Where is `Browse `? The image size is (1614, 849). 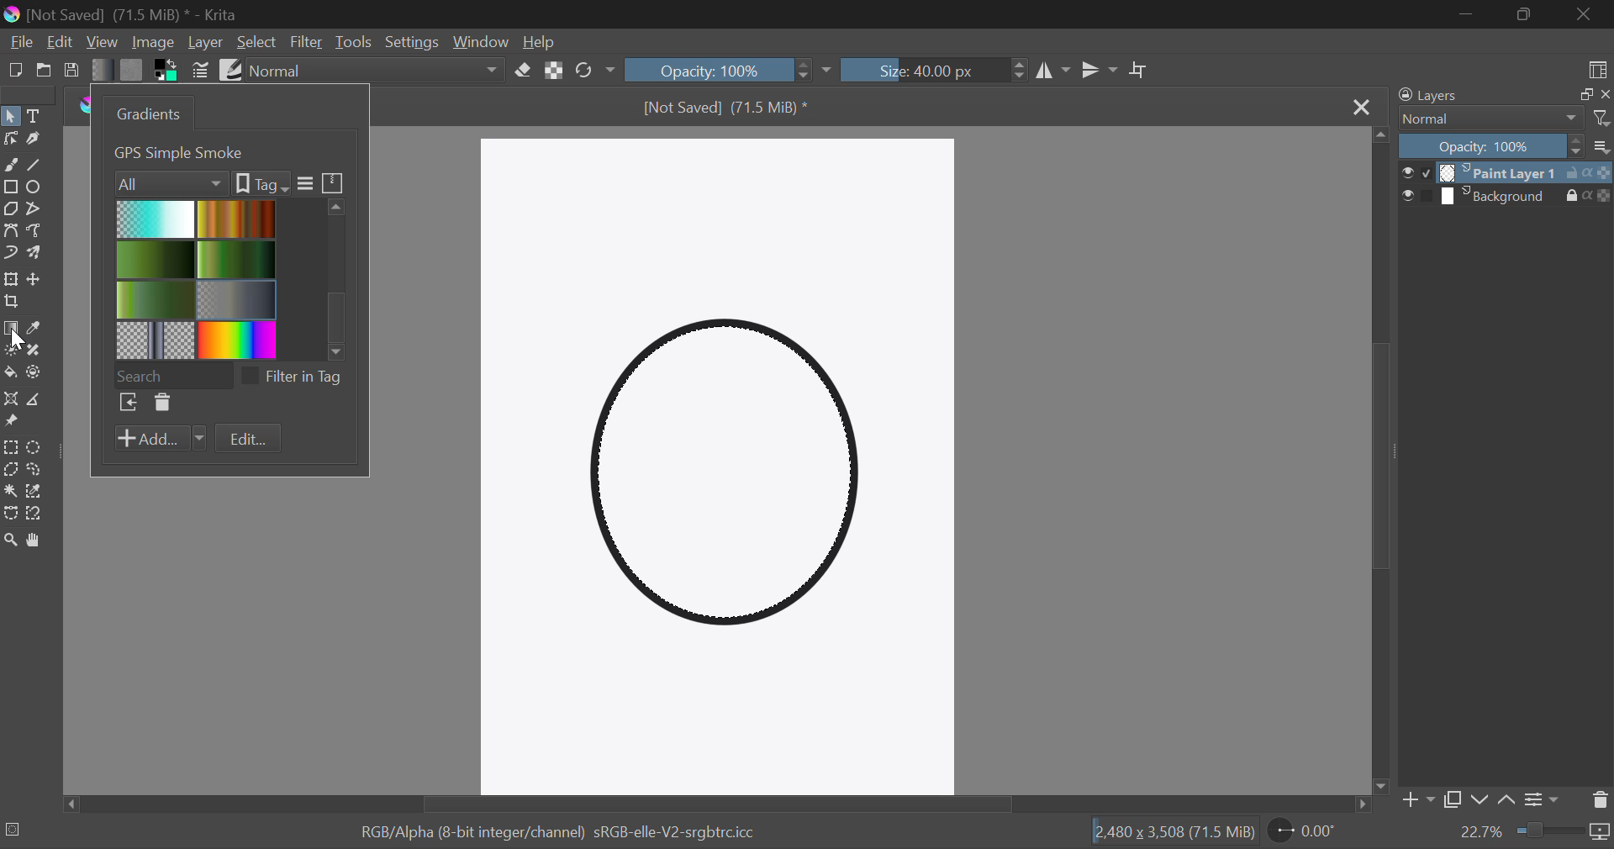
Browse  is located at coordinates (128, 403).